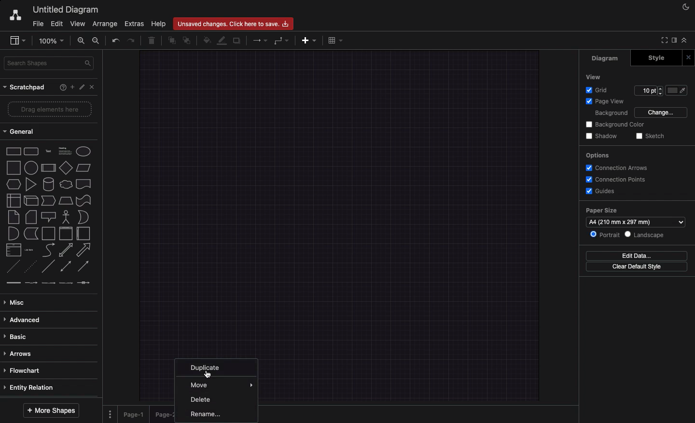  Describe the element at coordinates (684, 40) in the screenshot. I see `Collapse` at that location.